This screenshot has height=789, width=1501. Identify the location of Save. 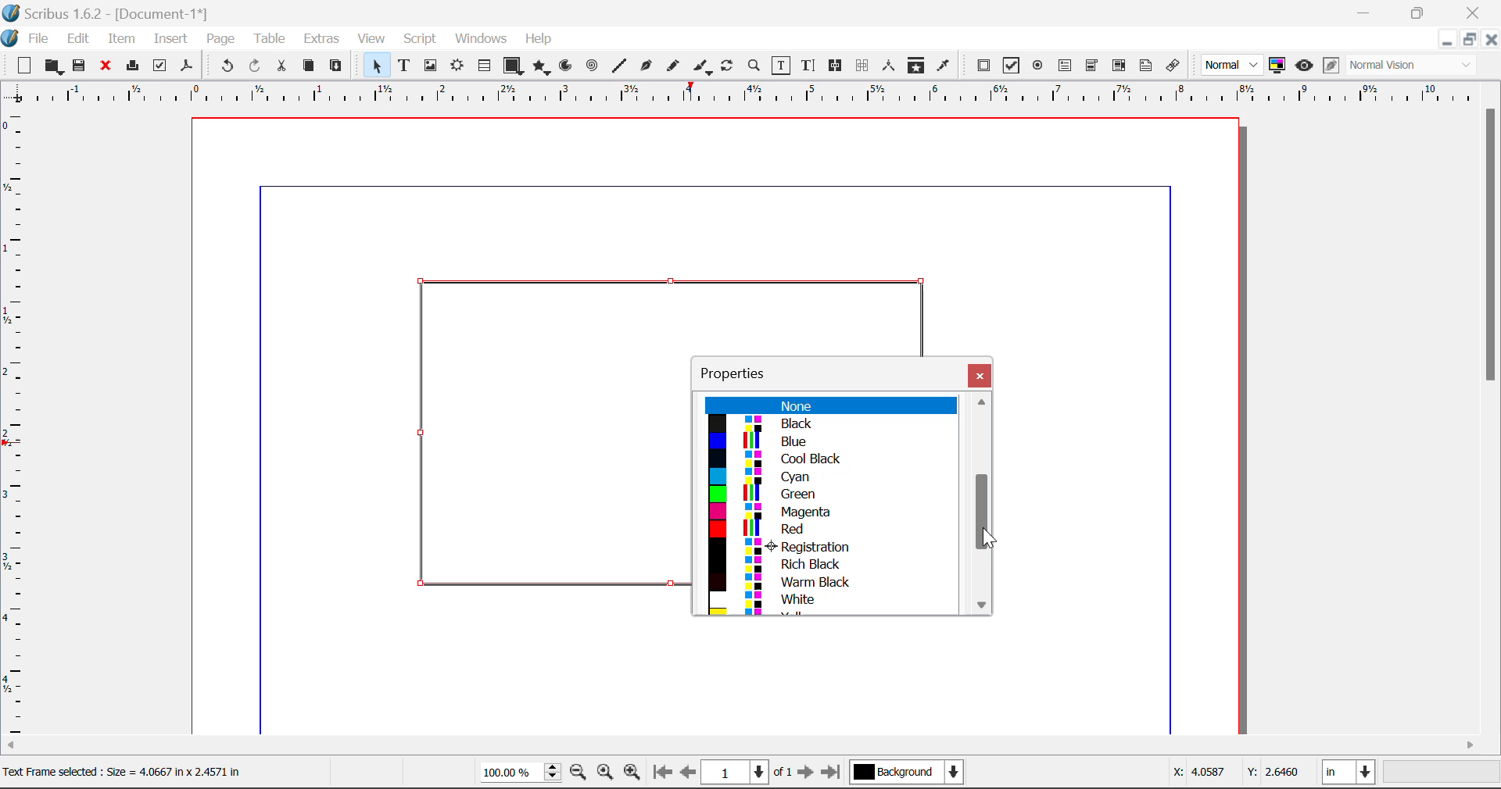
(81, 66).